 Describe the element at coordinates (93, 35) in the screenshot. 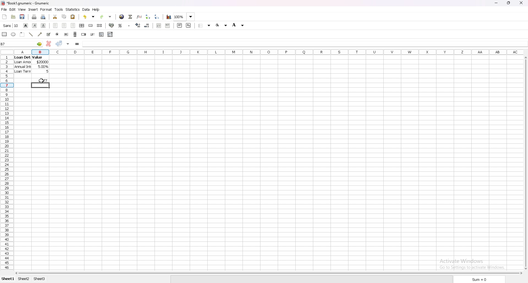

I see `slider` at that location.